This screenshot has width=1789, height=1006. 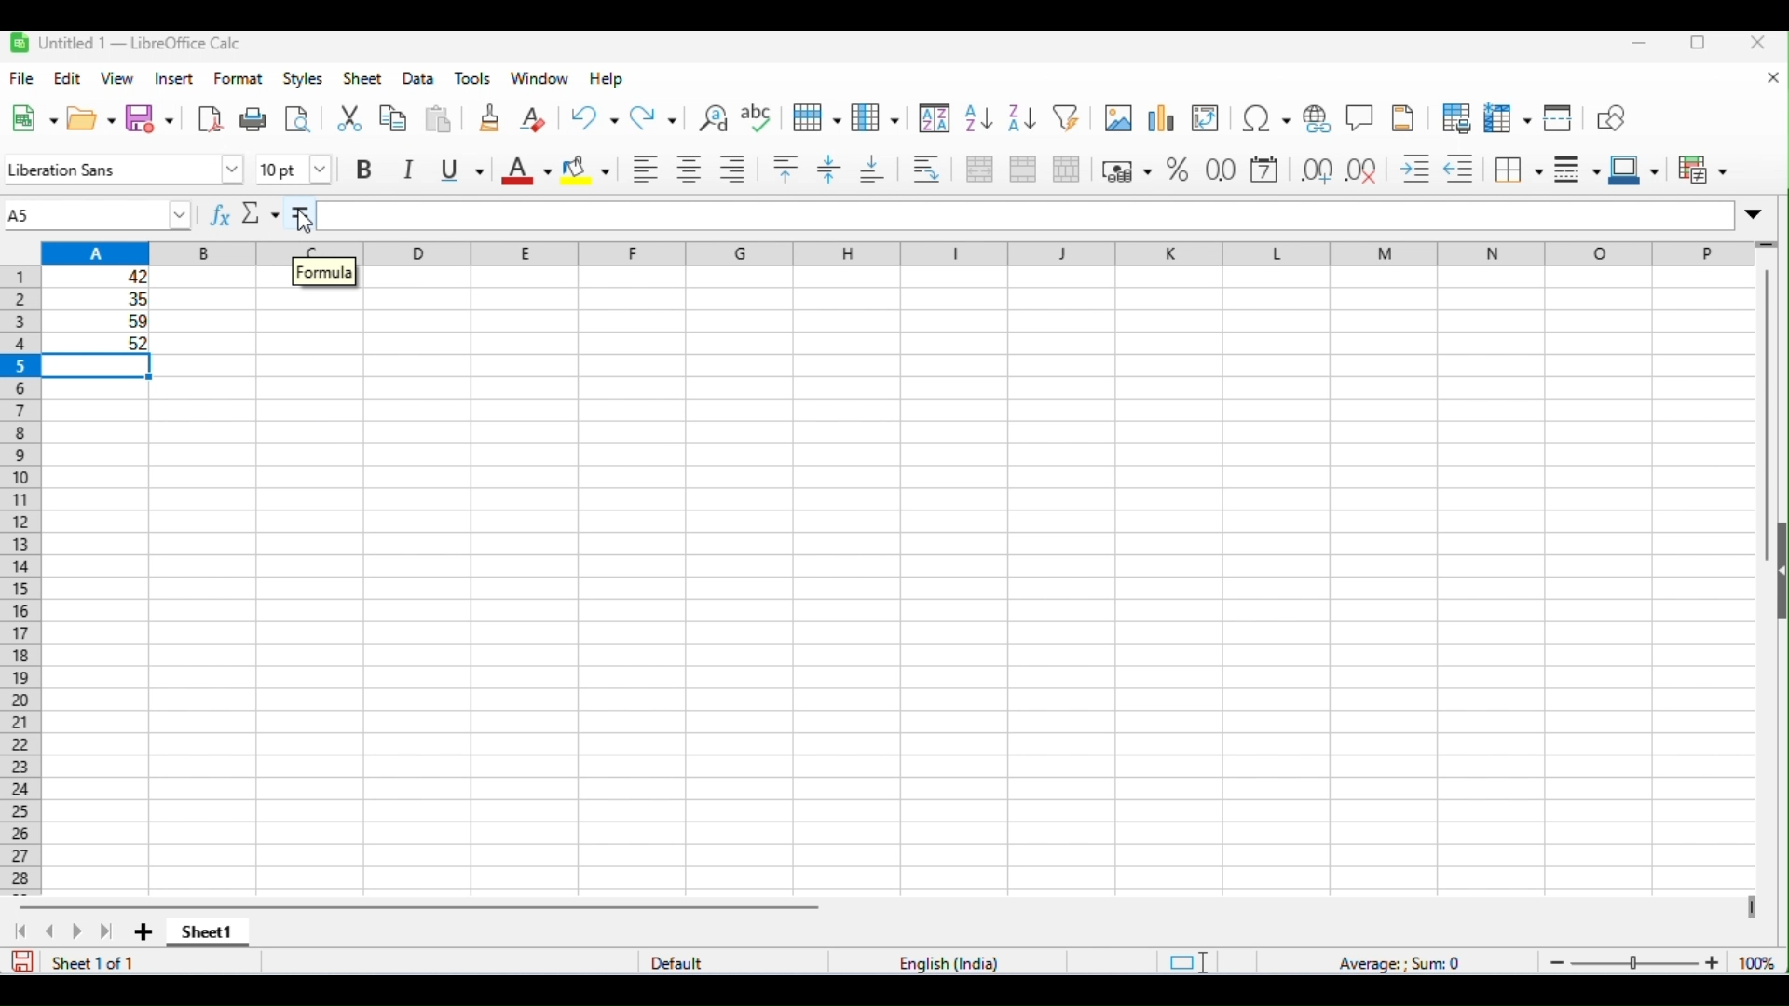 What do you see at coordinates (1185, 961) in the screenshot?
I see `standard selection` at bounding box center [1185, 961].